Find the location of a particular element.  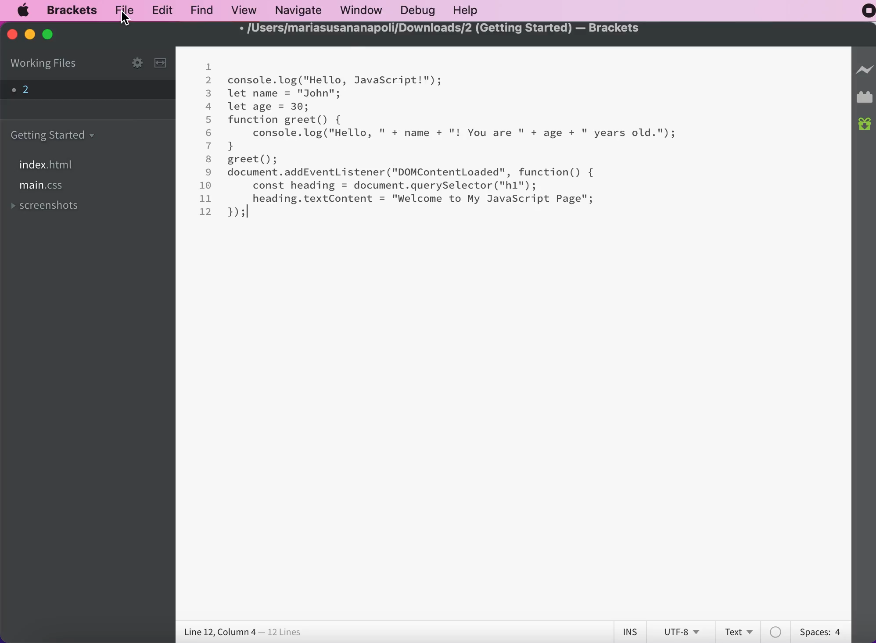

main.css is located at coordinates (43, 188).